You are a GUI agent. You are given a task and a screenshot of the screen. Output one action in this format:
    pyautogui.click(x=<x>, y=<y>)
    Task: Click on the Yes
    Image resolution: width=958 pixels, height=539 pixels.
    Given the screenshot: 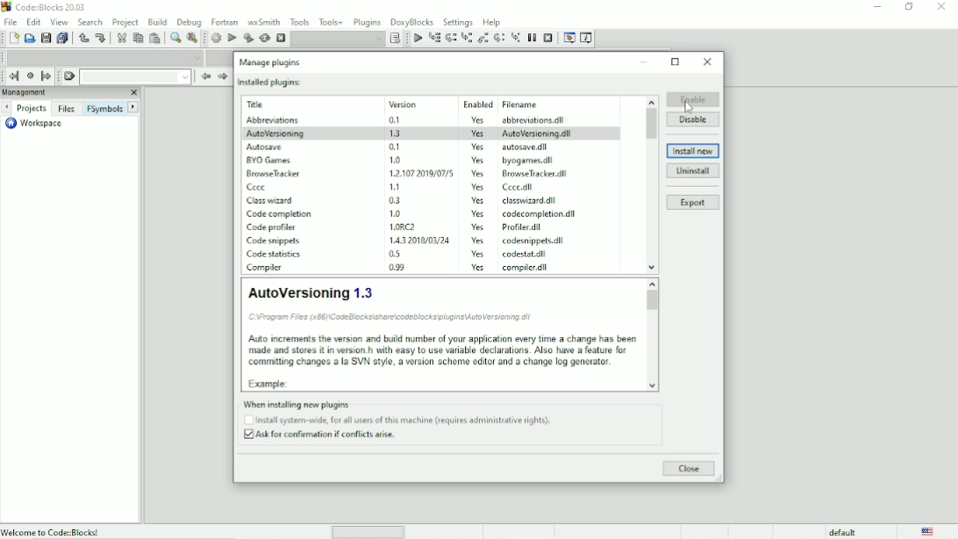 What is the action you would take?
    pyautogui.click(x=477, y=119)
    